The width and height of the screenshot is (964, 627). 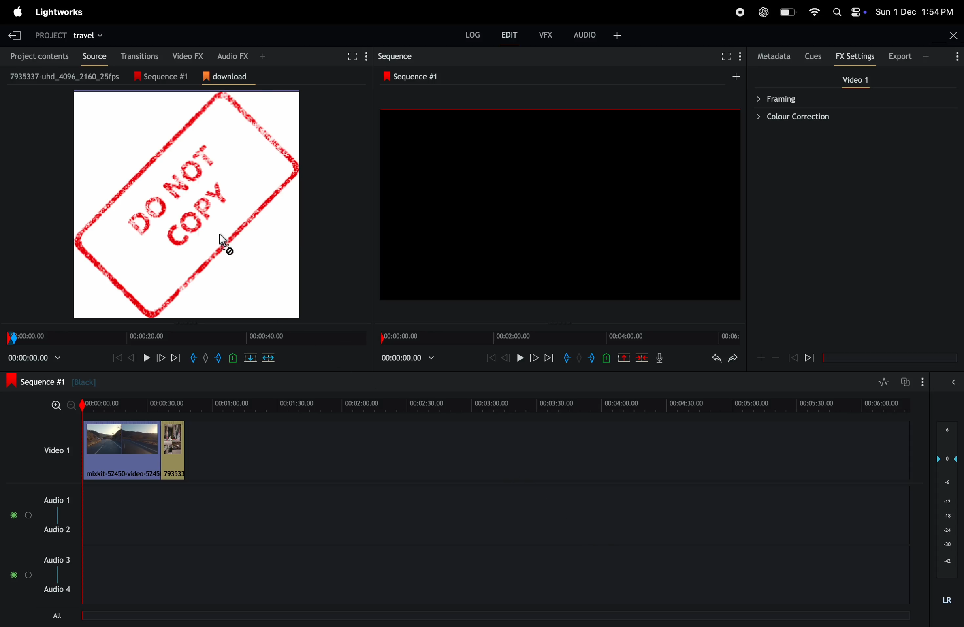 What do you see at coordinates (262, 56) in the screenshot?
I see `Add` at bounding box center [262, 56].